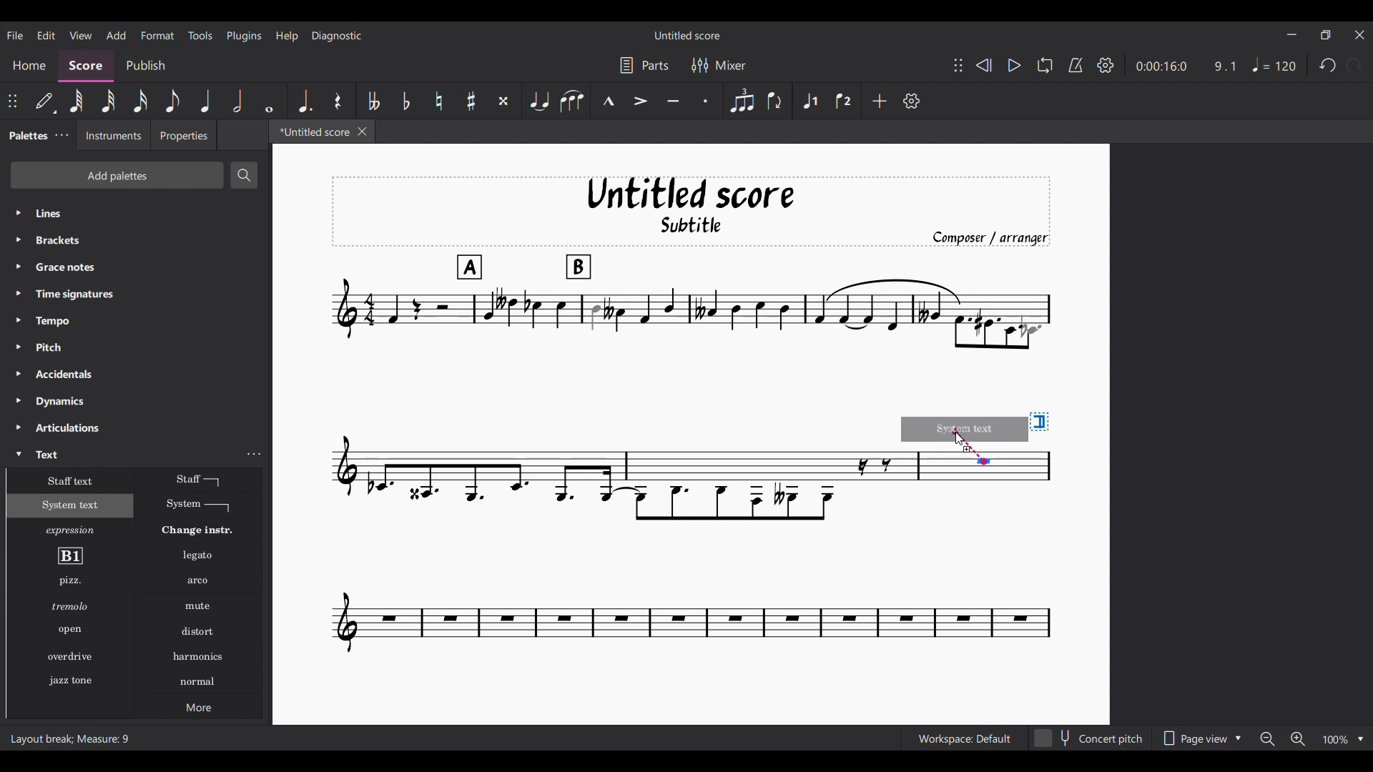 This screenshot has height=772, width=1373. Describe the element at coordinates (1014, 65) in the screenshot. I see `Play` at that location.